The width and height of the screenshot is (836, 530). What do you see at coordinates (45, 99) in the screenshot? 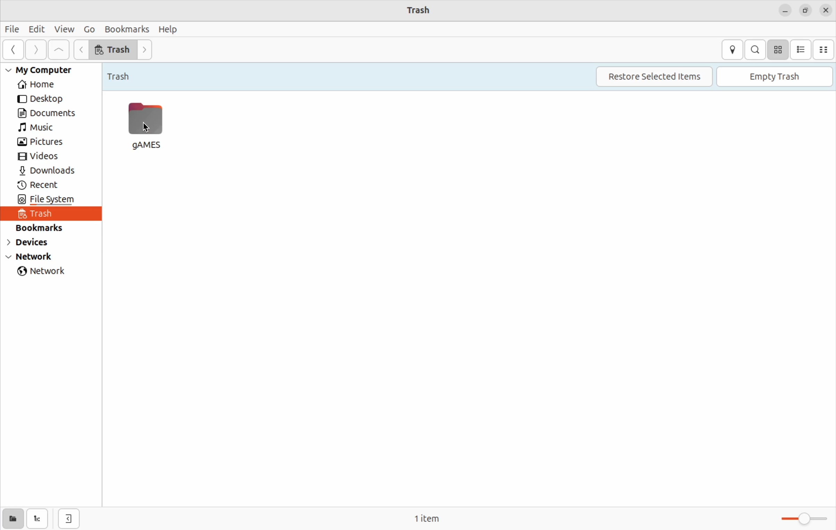
I see `desktop` at bounding box center [45, 99].